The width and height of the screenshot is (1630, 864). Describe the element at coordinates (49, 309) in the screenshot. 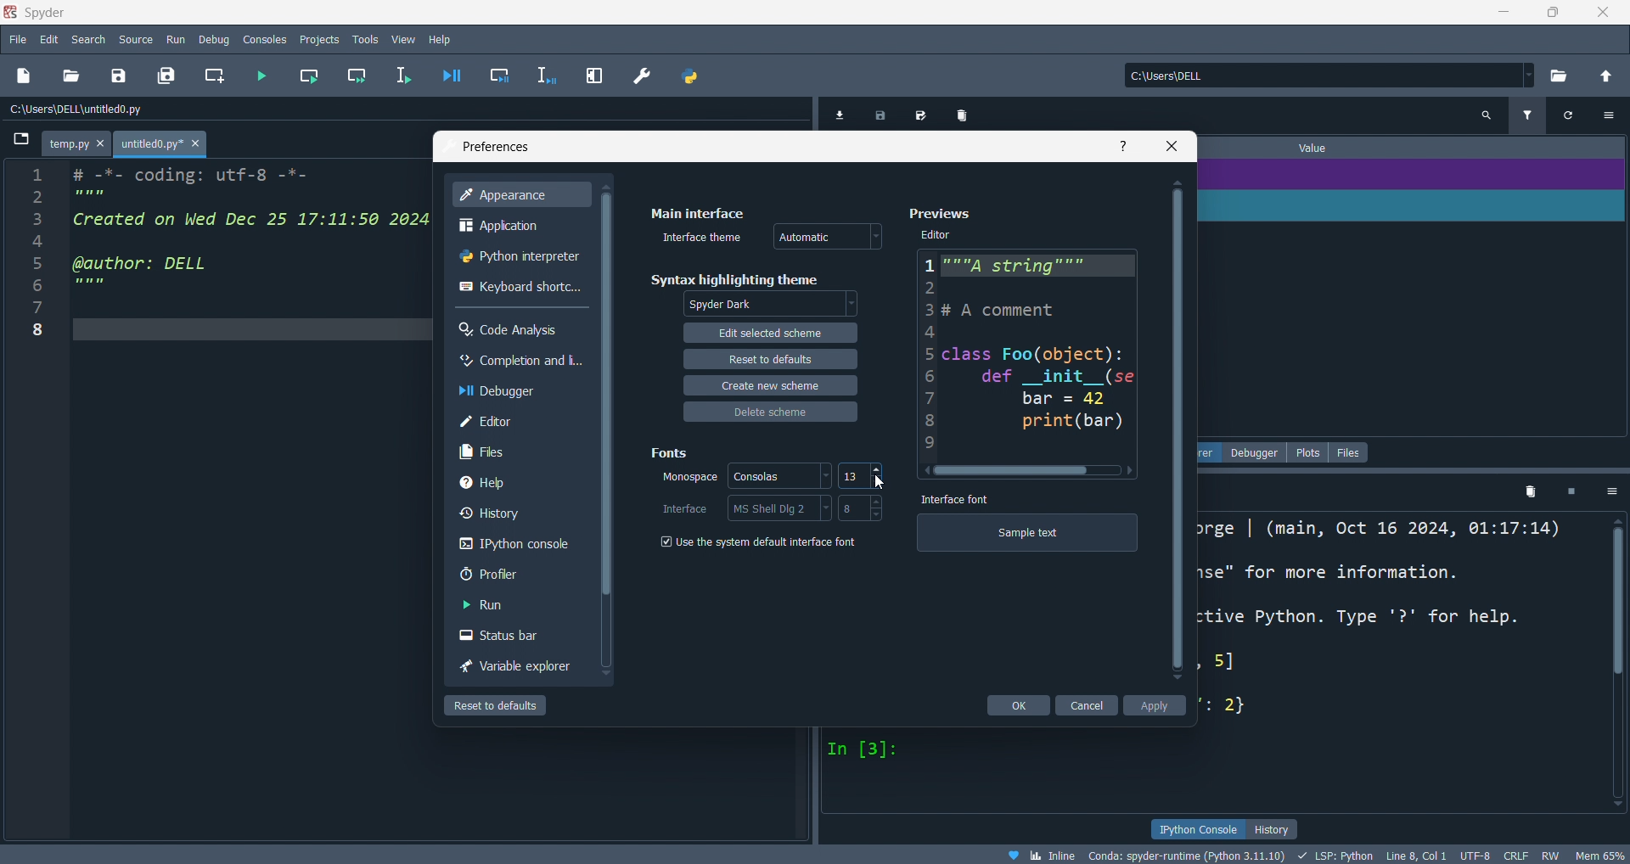

I see `7` at that location.